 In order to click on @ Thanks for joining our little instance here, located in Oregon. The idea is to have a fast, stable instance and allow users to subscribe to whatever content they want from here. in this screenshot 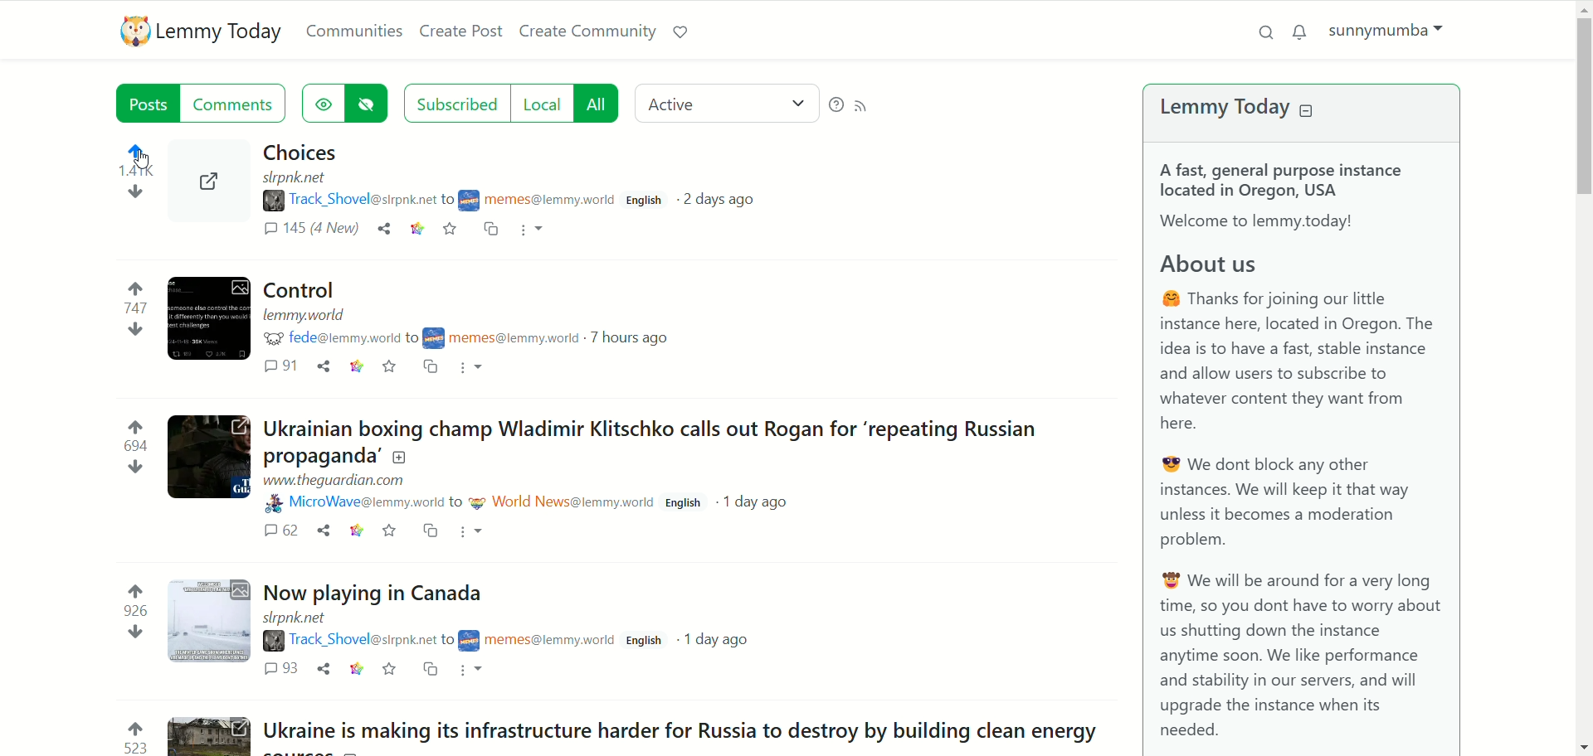, I will do `click(1300, 361)`.